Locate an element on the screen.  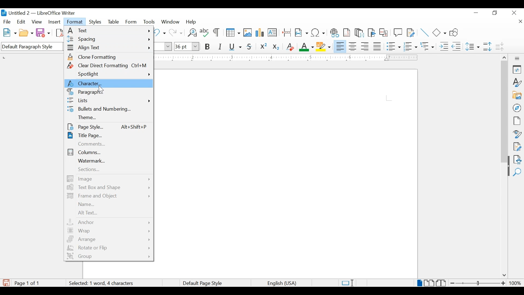
insert is located at coordinates (54, 22).